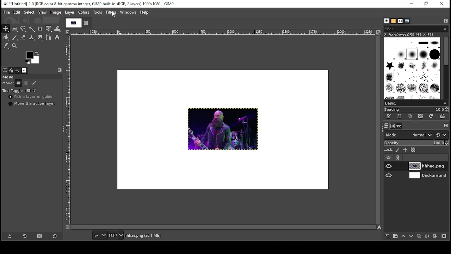  Describe the element at coordinates (6, 46) in the screenshot. I see `color picker tool` at that location.